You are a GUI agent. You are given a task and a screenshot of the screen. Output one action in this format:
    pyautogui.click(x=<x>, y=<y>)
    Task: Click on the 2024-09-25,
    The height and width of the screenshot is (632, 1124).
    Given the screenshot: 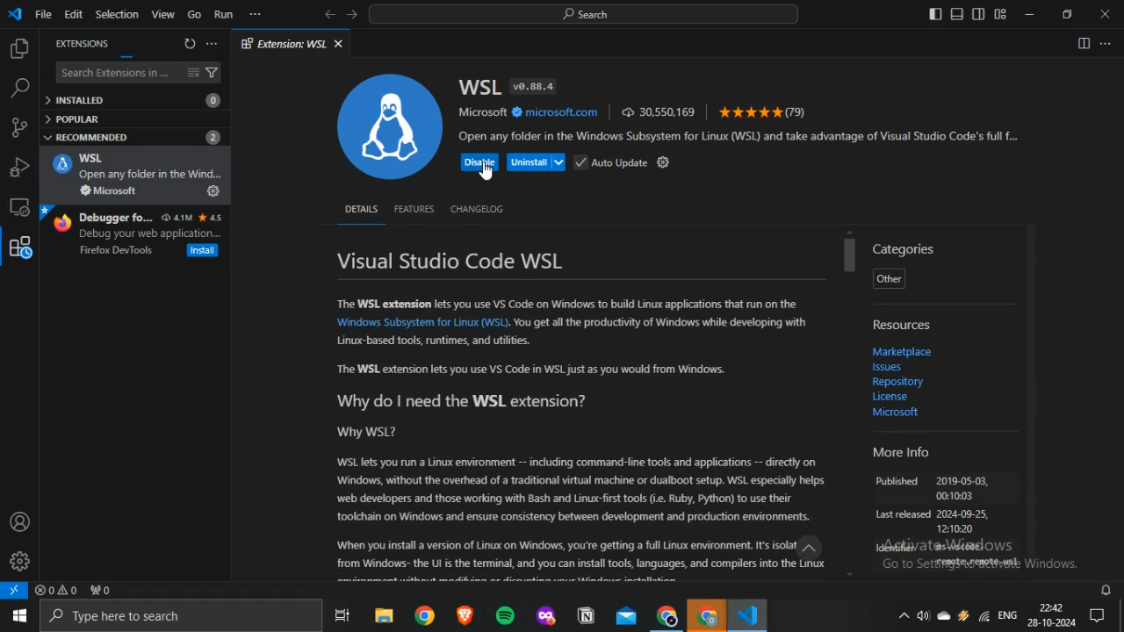 What is the action you would take?
    pyautogui.click(x=964, y=514)
    